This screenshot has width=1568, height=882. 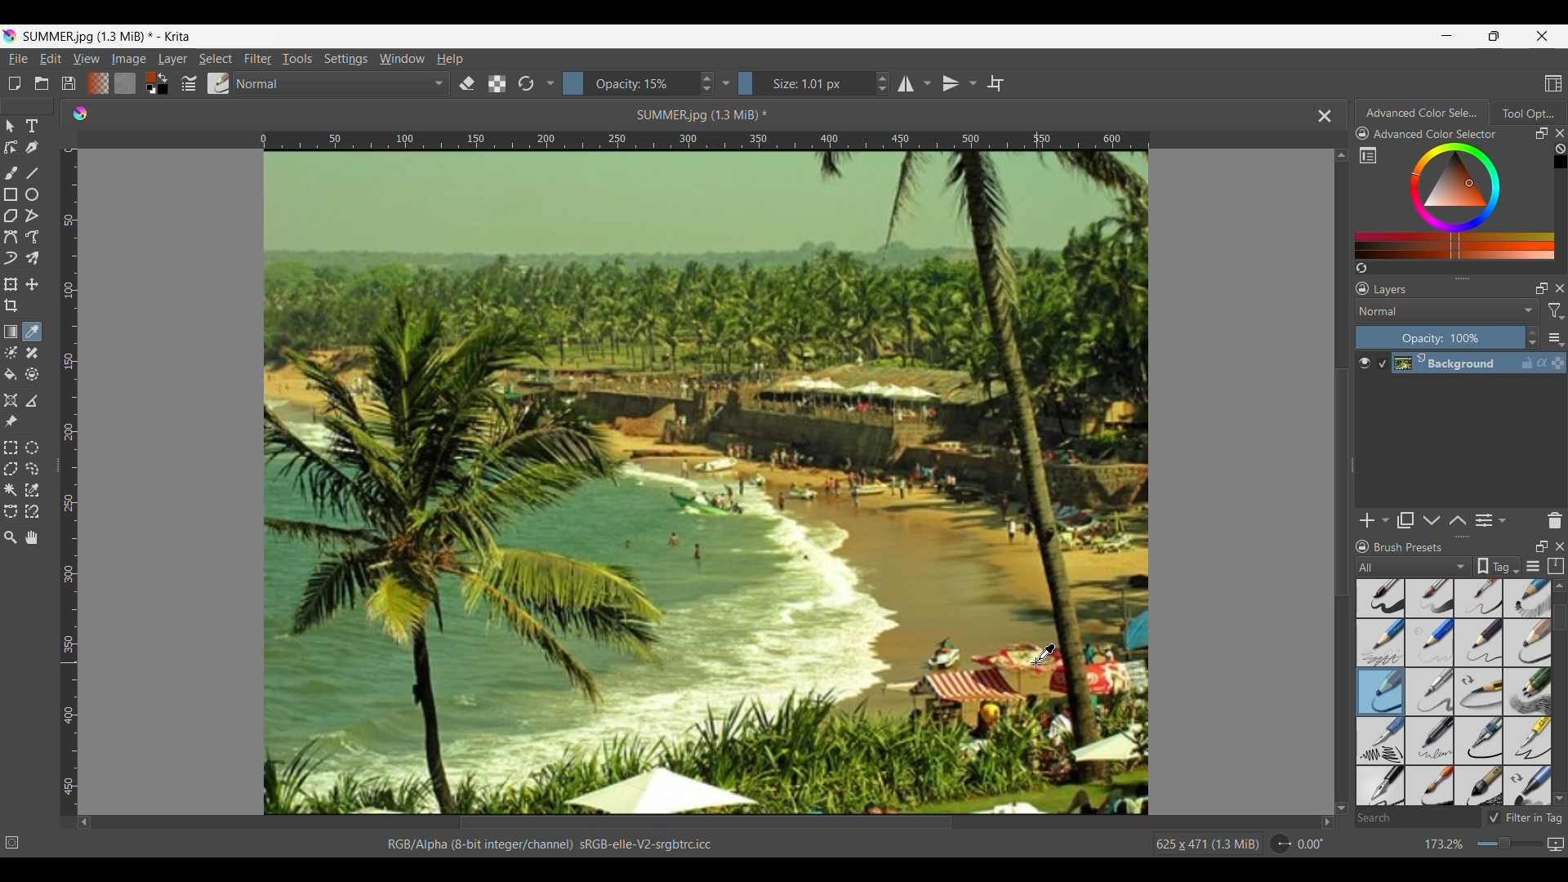 What do you see at coordinates (705, 140) in the screenshot?
I see `Horizontal scale` at bounding box center [705, 140].